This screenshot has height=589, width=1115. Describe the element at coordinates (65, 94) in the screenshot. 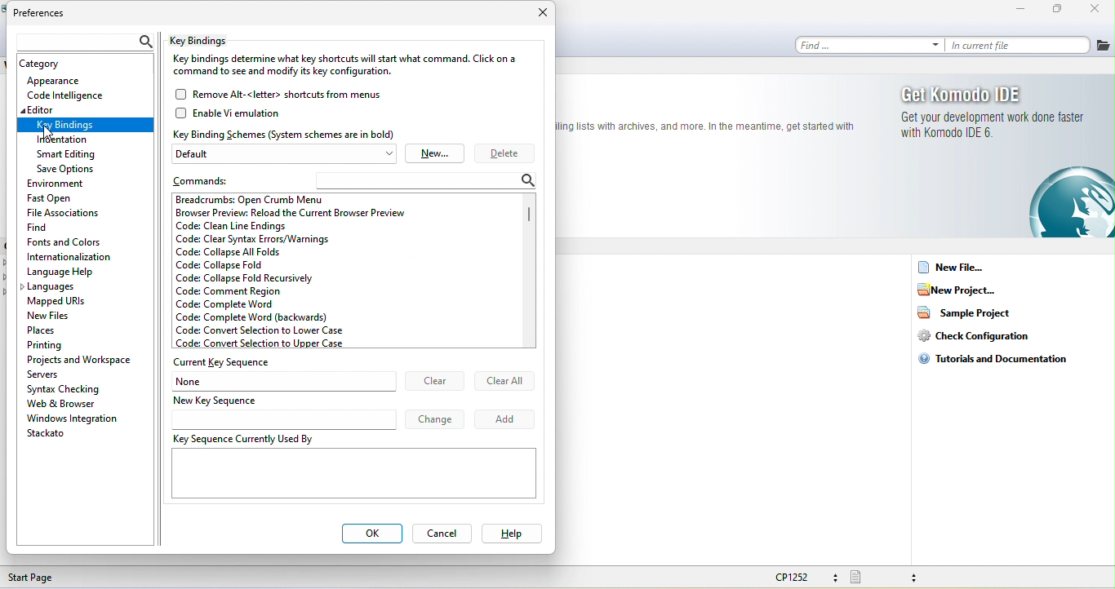

I see `code inteligence` at that location.